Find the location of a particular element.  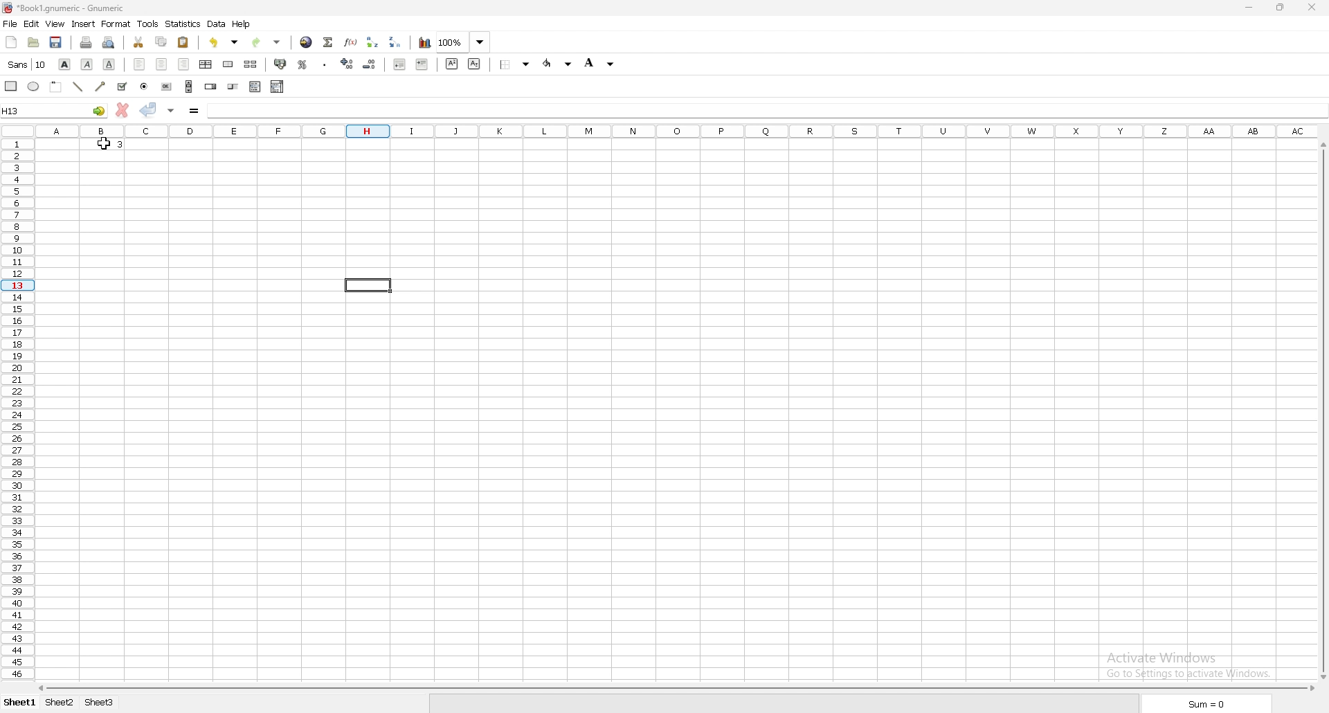

accounting is located at coordinates (282, 64).